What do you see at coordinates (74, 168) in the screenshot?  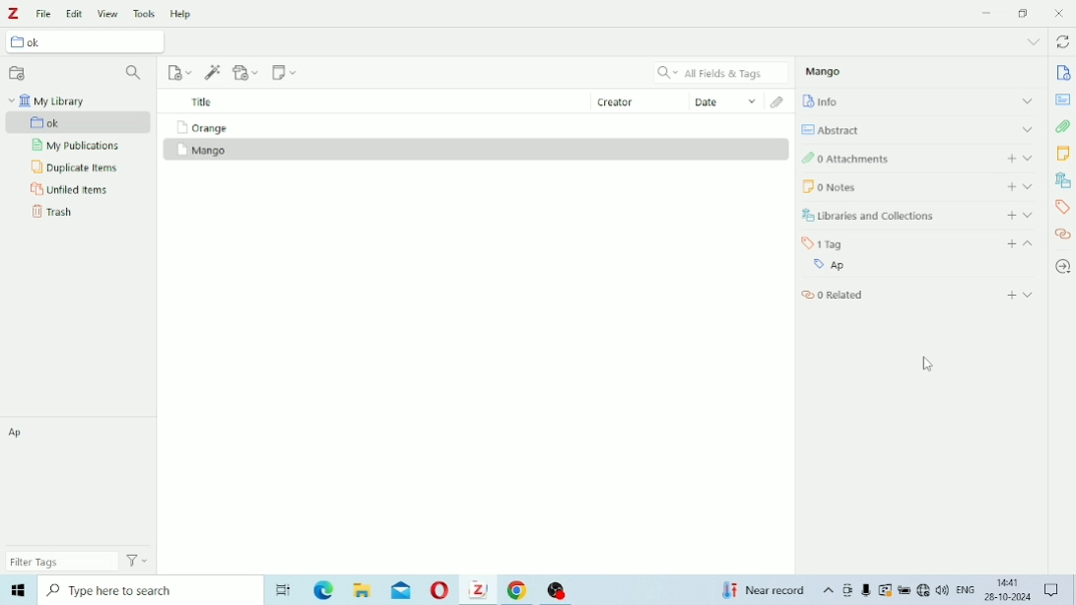 I see `Duplicate Items` at bounding box center [74, 168].